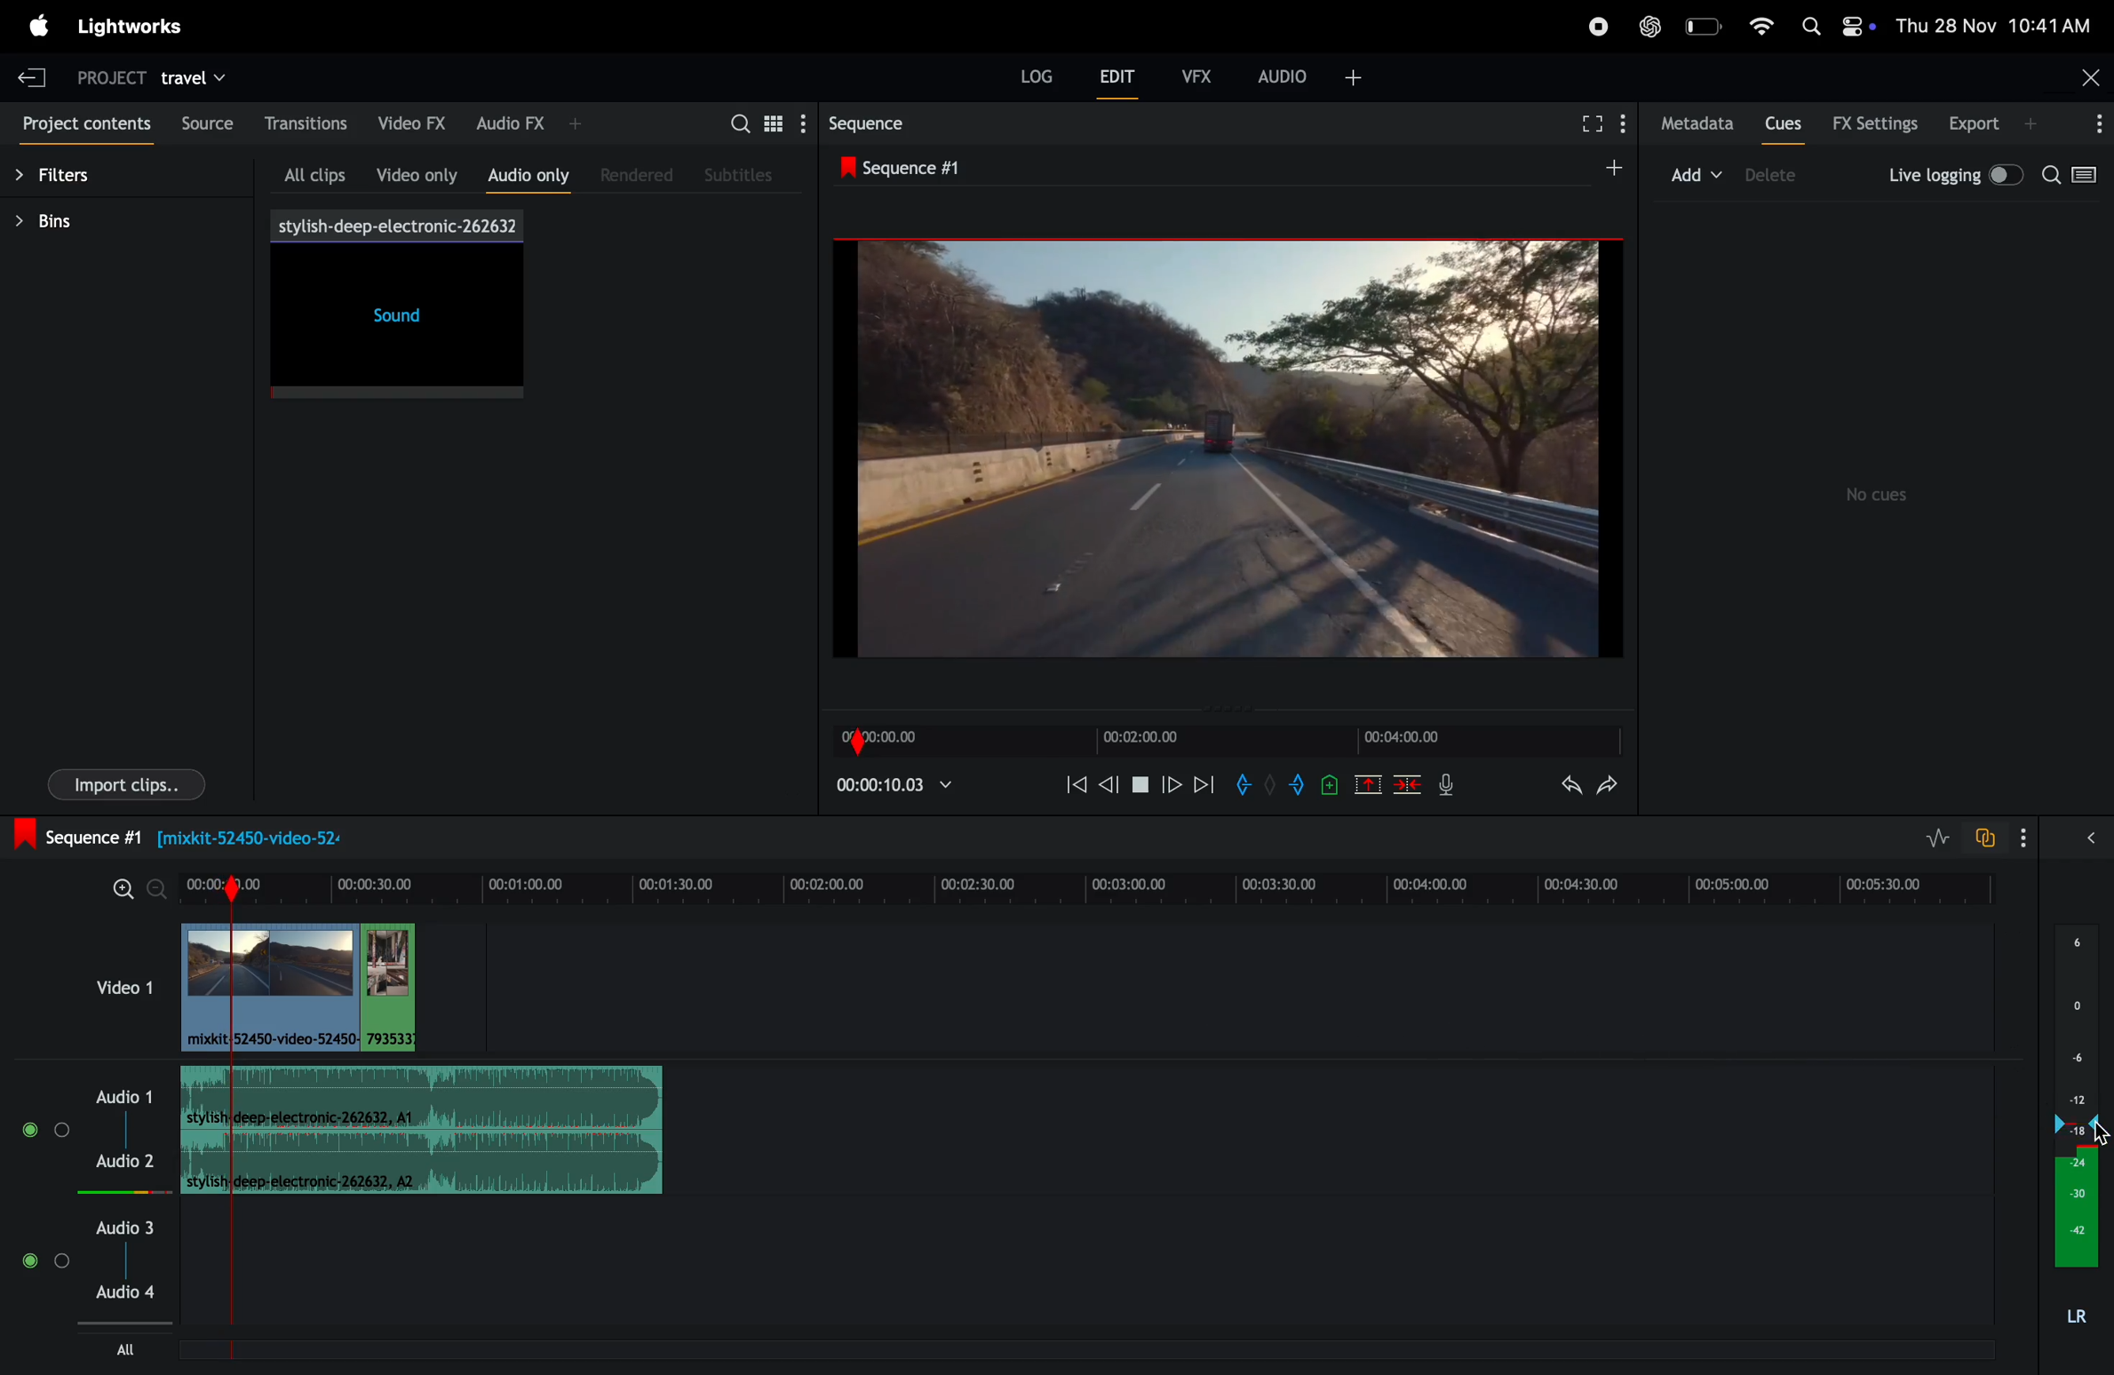  I want to click on toggle between log viewer, so click(2088, 175).